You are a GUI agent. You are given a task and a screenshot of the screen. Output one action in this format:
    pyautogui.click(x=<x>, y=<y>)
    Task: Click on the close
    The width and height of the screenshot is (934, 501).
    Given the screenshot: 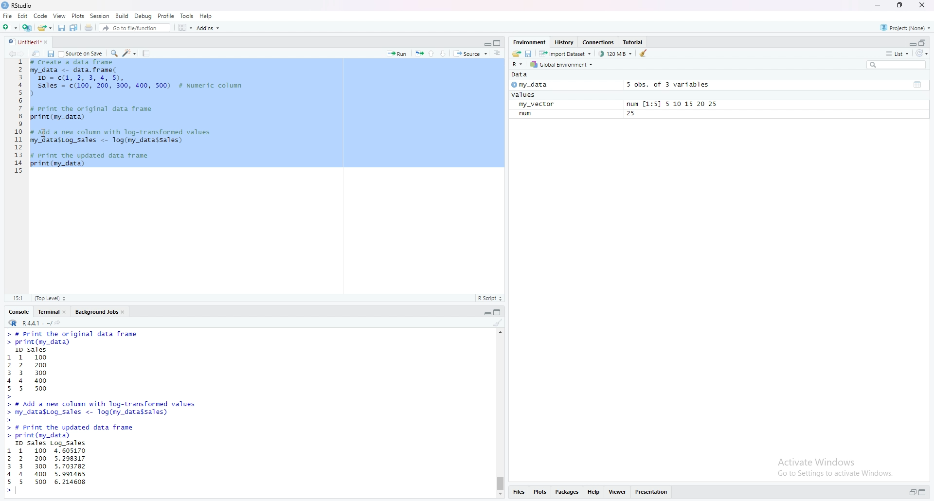 What is the action you would take?
    pyautogui.click(x=926, y=5)
    